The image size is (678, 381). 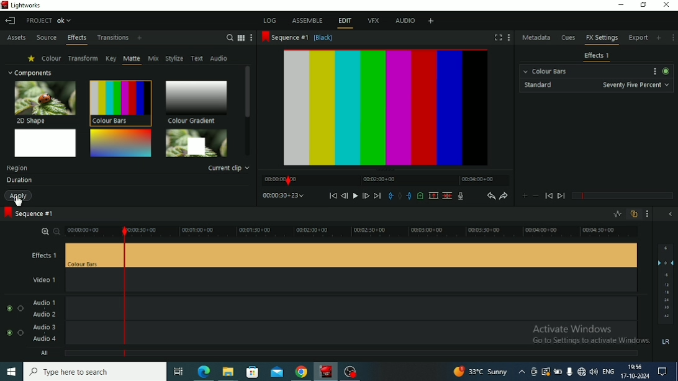 What do you see at coordinates (595, 371) in the screenshot?
I see `speakers` at bounding box center [595, 371].